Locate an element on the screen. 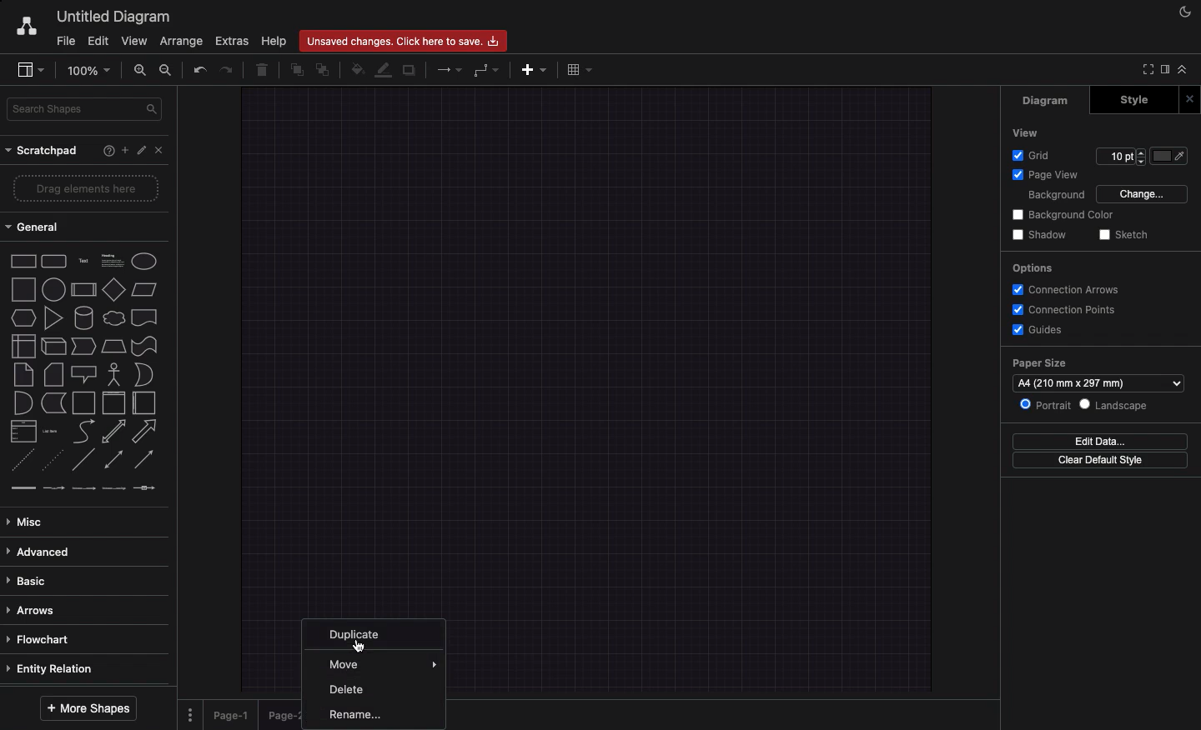  View is located at coordinates (1025, 132).